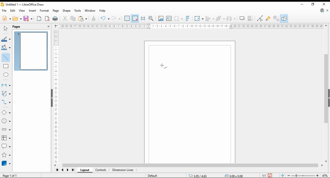  What do you see at coordinates (85, 170) in the screenshot?
I see `layout` at bounding box center [85, 170].